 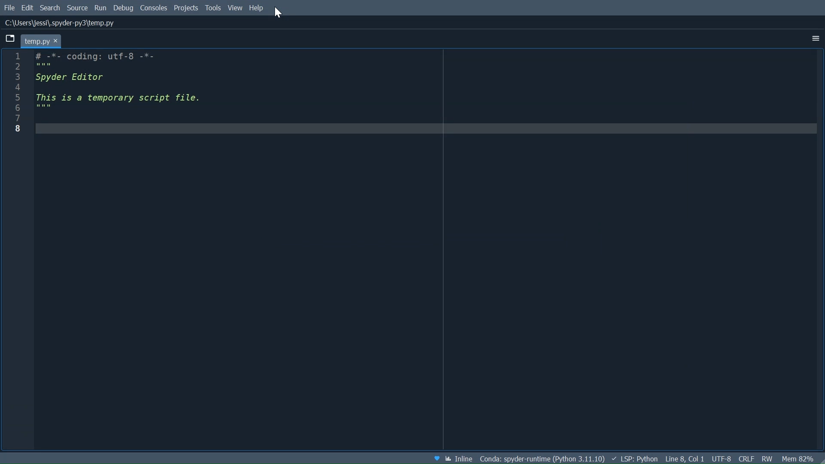 I want to click on File Permissions, so click(x=769, y=458).